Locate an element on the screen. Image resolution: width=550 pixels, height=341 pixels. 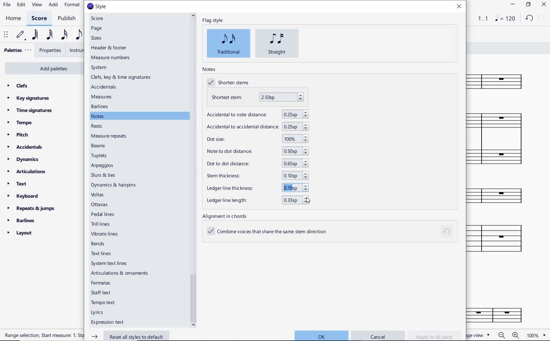
accidental to note distance is located at coordinates (256, 114).